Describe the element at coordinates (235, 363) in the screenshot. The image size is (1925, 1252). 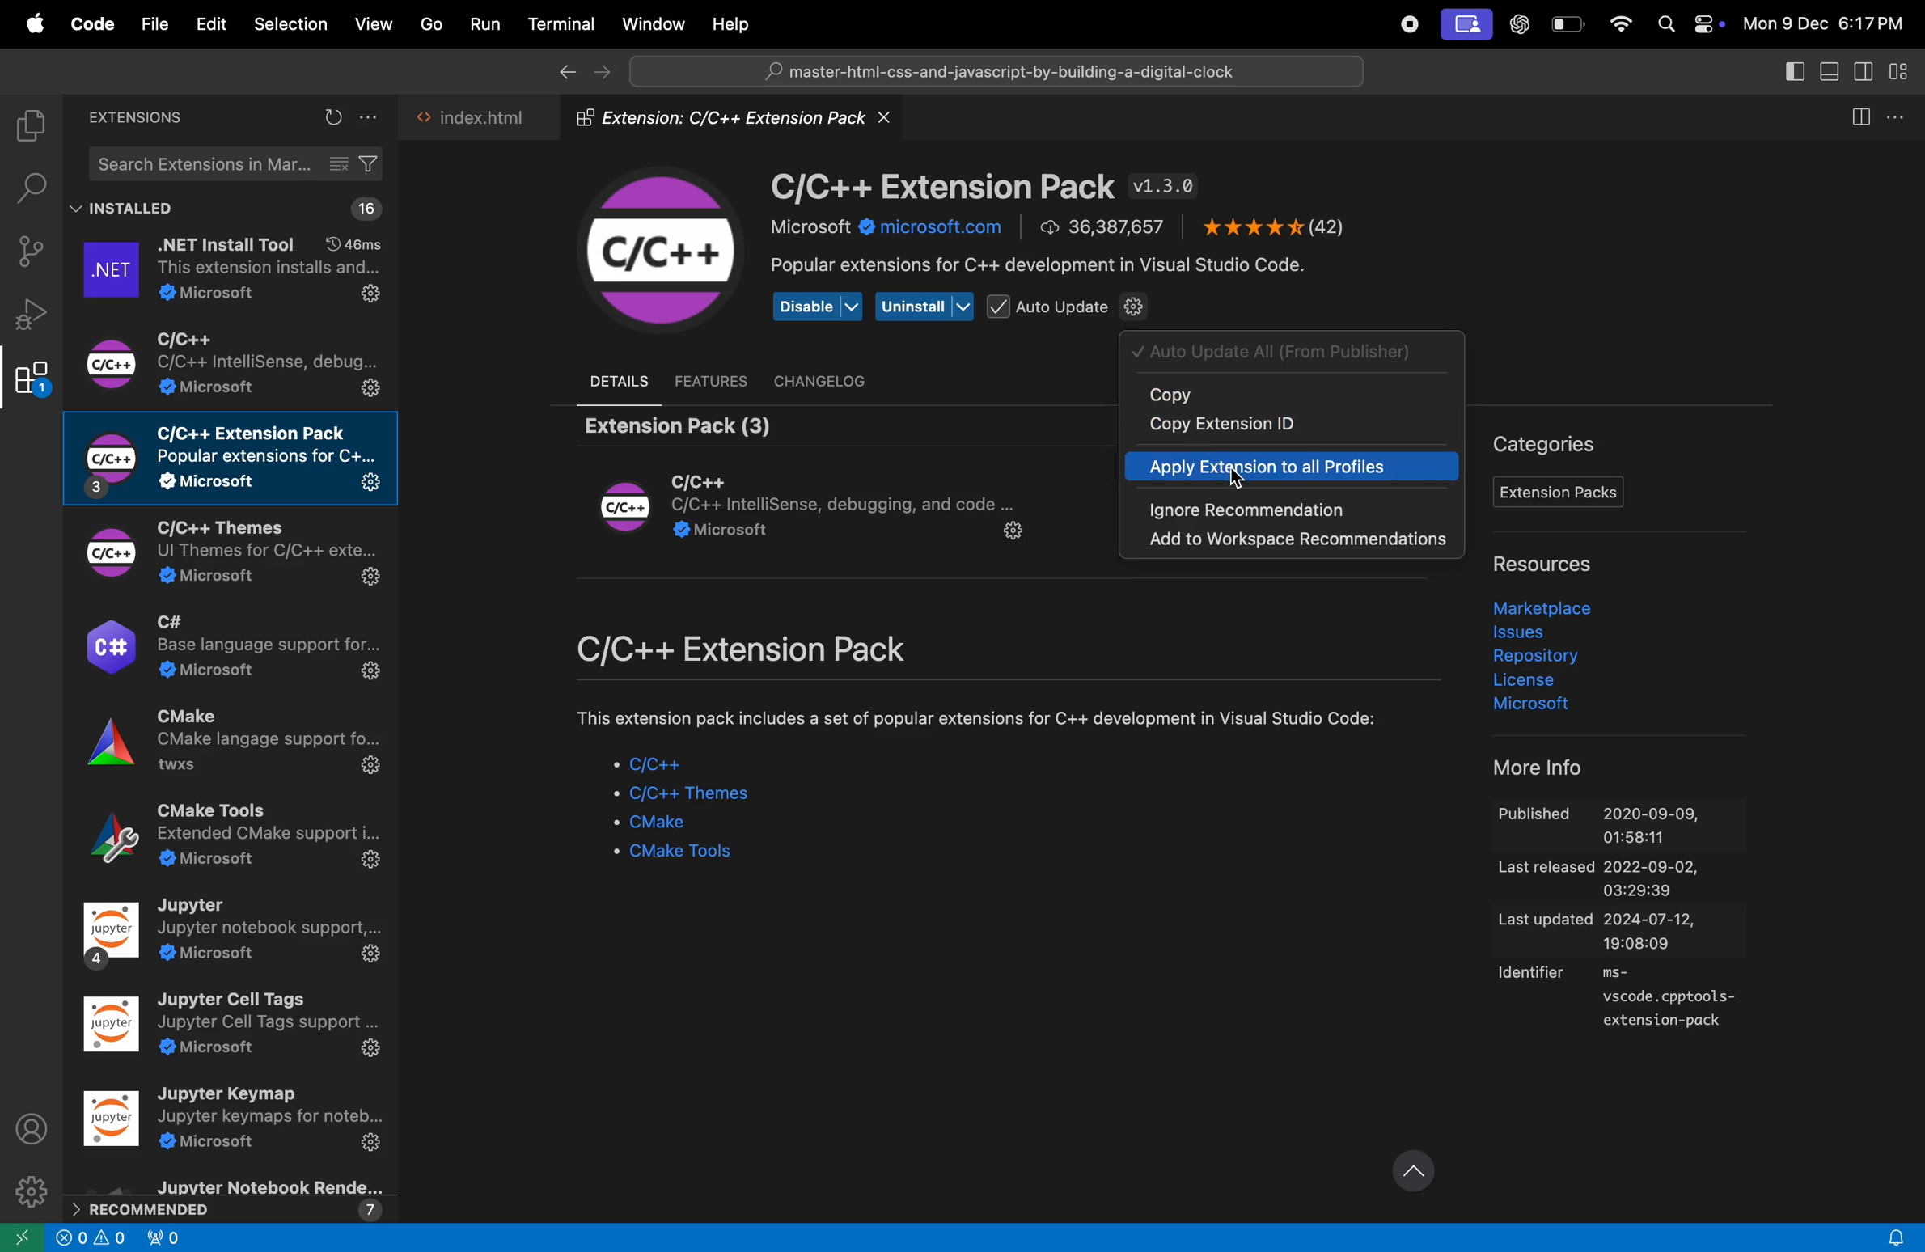
I see `c/C++ extesnsiomns` at that location.